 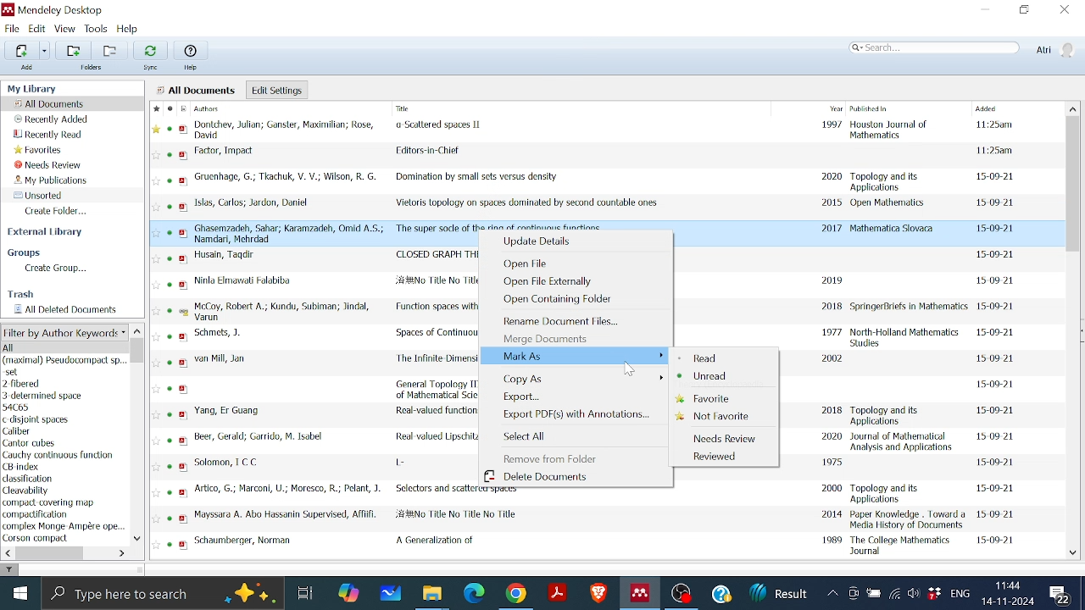 What do you see at coordinates (911, 359) in the screenshot?
I see `document` at bounding box center [911, 359].